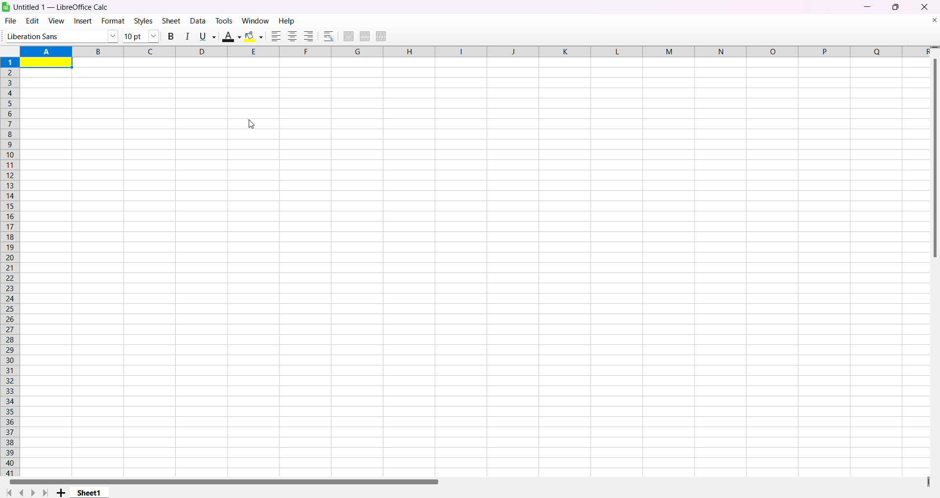  What do you see at coordinates (49, 63) in the screenshot?
I see `highlighted cell` at bounding box center [49, 63].